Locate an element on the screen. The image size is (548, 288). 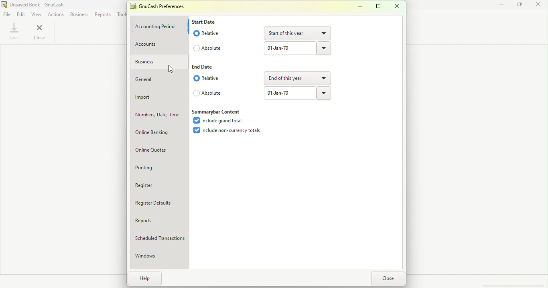
Drop down is located at coordinates (297, 33).